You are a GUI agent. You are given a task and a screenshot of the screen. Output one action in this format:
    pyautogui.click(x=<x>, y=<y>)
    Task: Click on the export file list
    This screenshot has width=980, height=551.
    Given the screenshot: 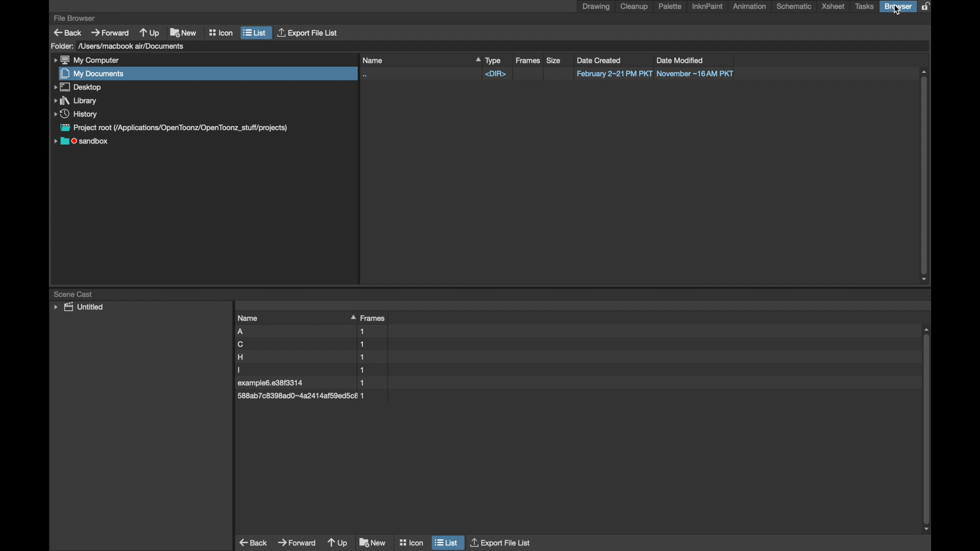 What is the action you would take?
    pyautogui.click(x=309, y=33)
    